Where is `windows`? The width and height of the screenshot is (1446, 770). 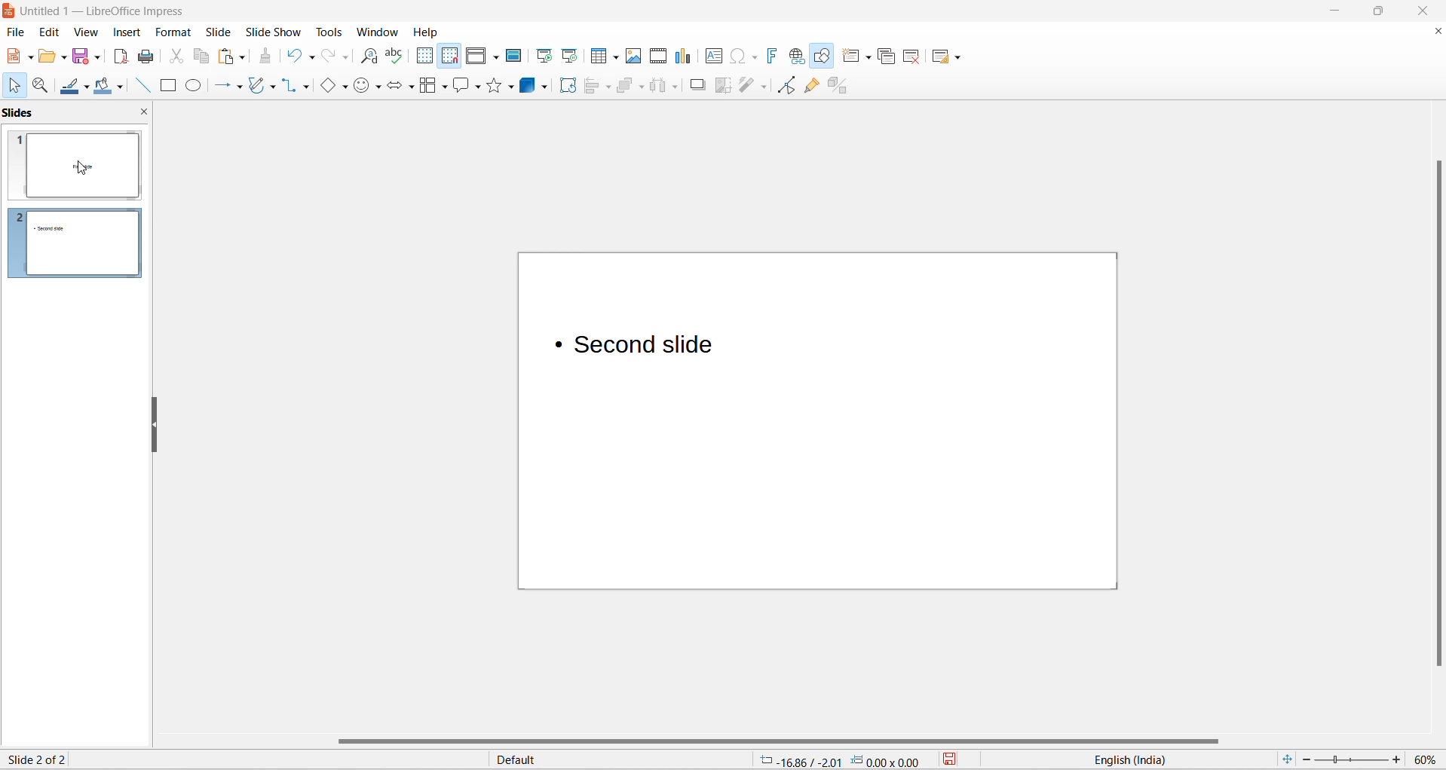
windows is located at coordinates (384, 31).